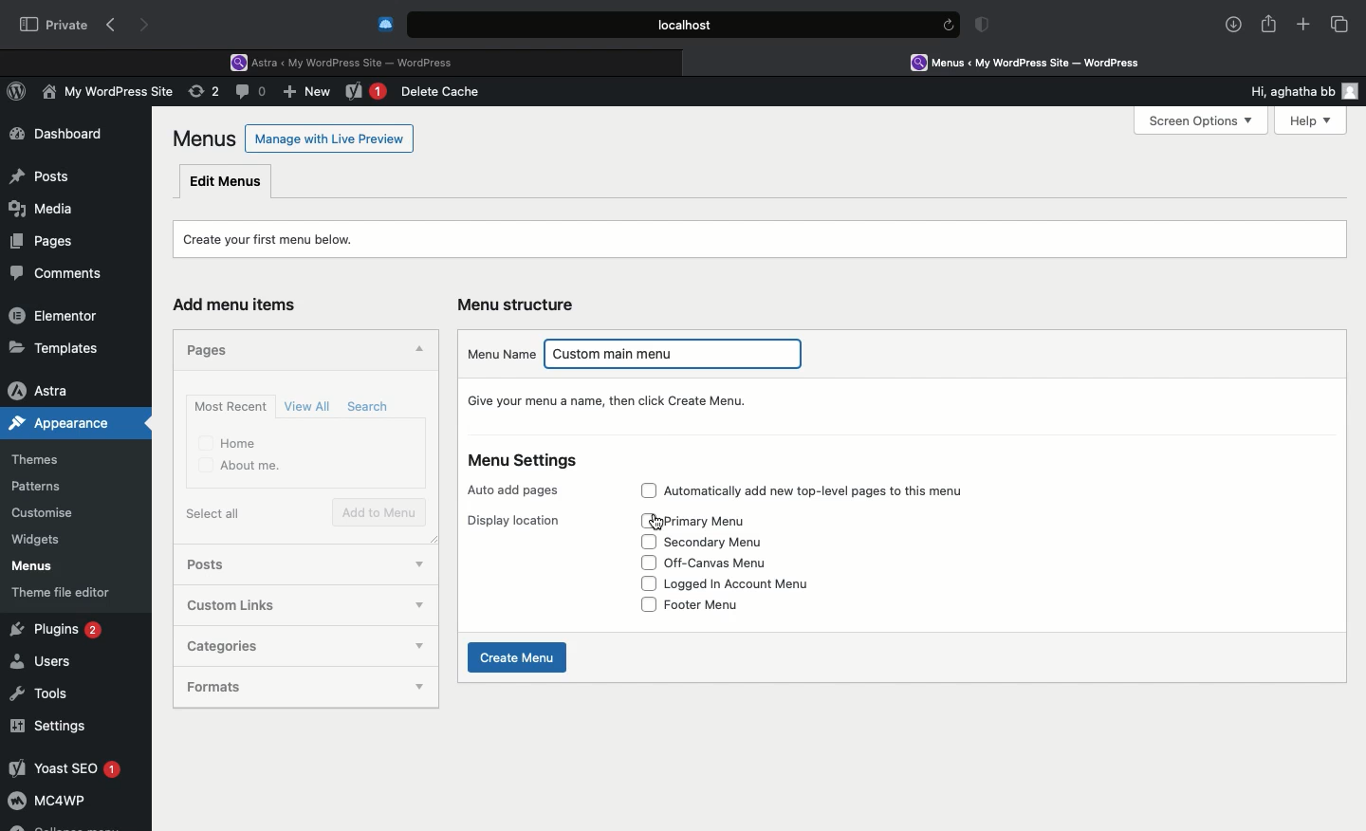  Describe the element at coordinates (1354, 91) in the screenshot. I see `user icon` at that location.